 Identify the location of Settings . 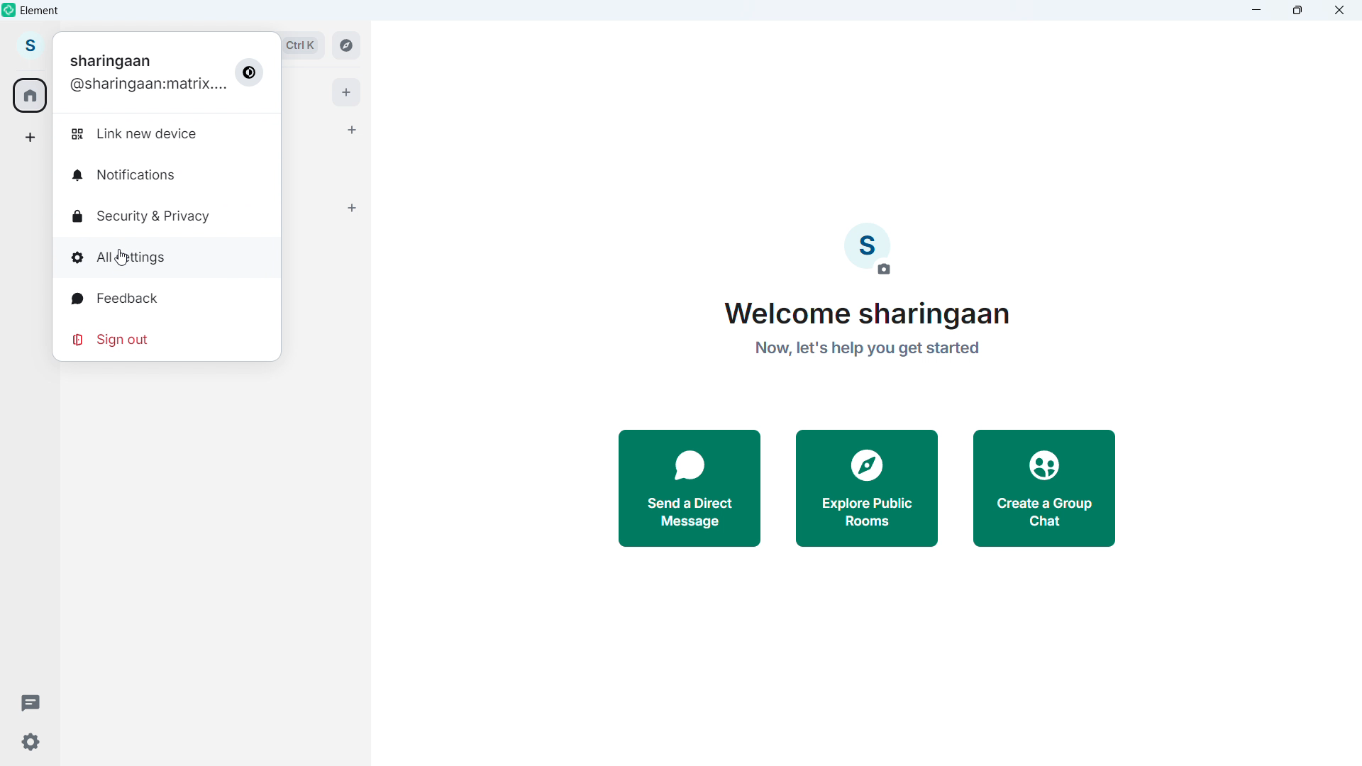
(30, 743).